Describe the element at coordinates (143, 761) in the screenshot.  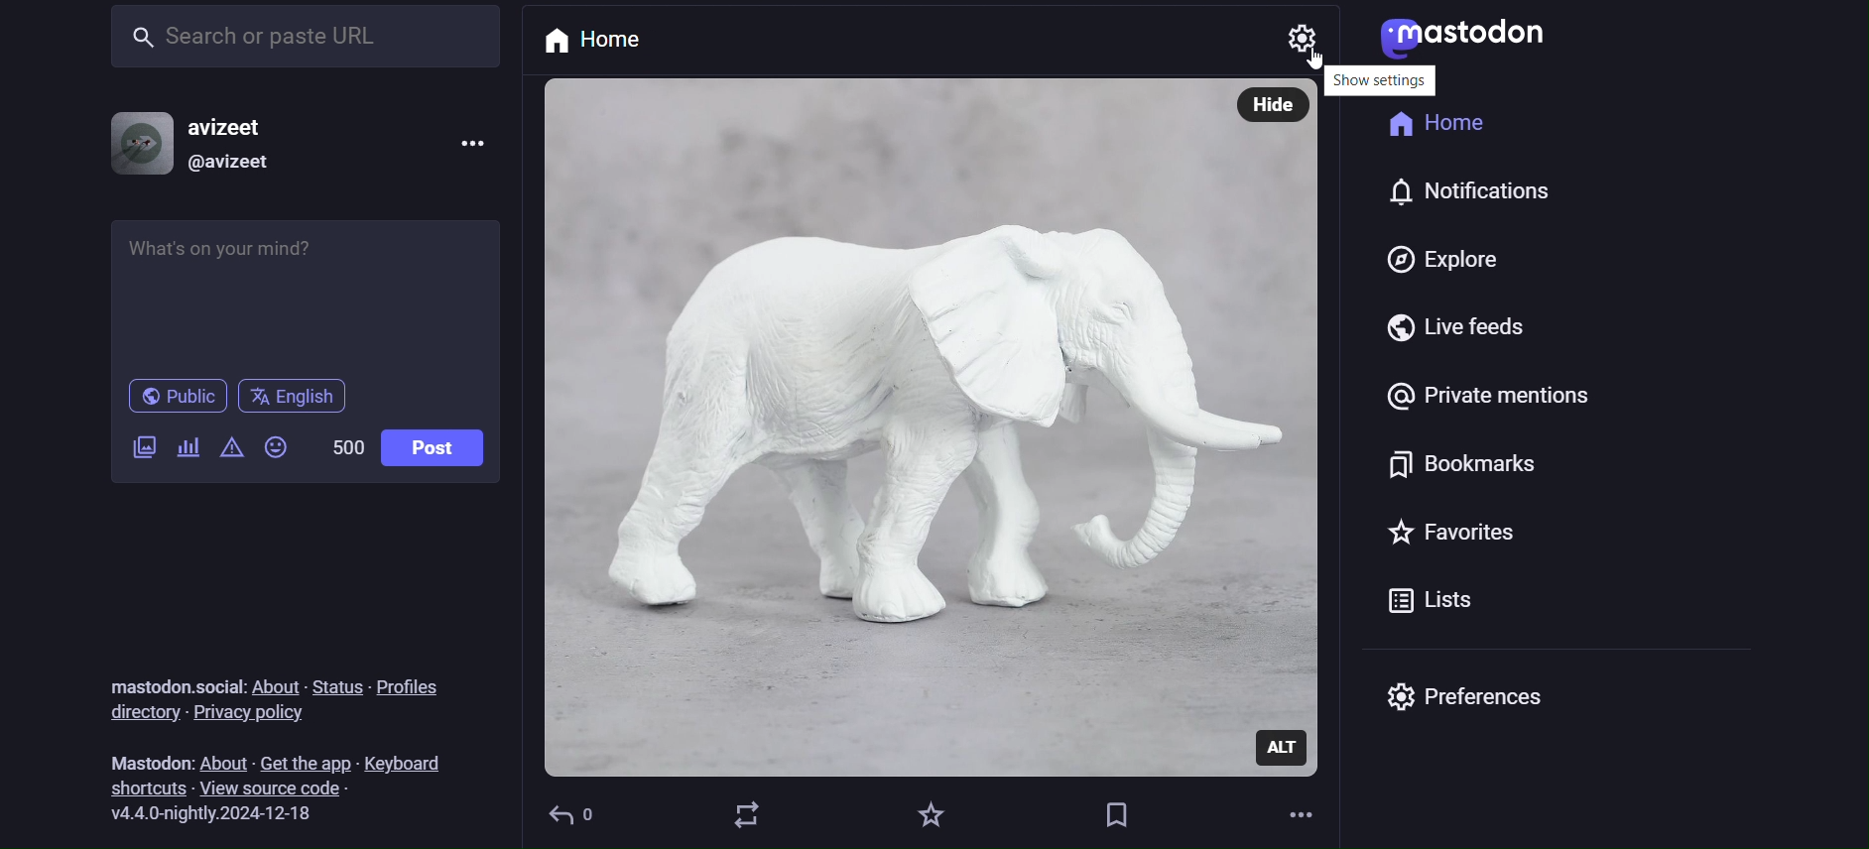
I see `Mastodor` at that location.